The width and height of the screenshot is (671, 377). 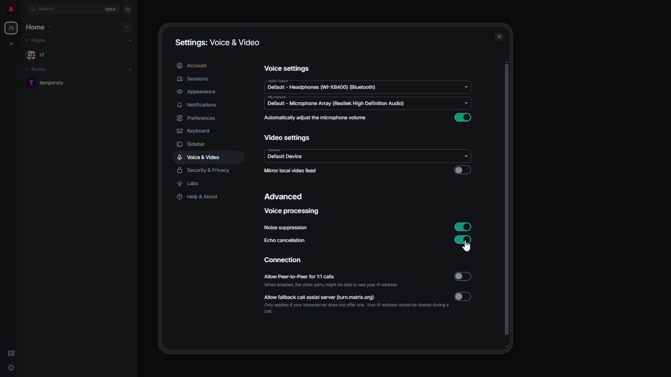 I want to click on add, so click(x=132, y=40).